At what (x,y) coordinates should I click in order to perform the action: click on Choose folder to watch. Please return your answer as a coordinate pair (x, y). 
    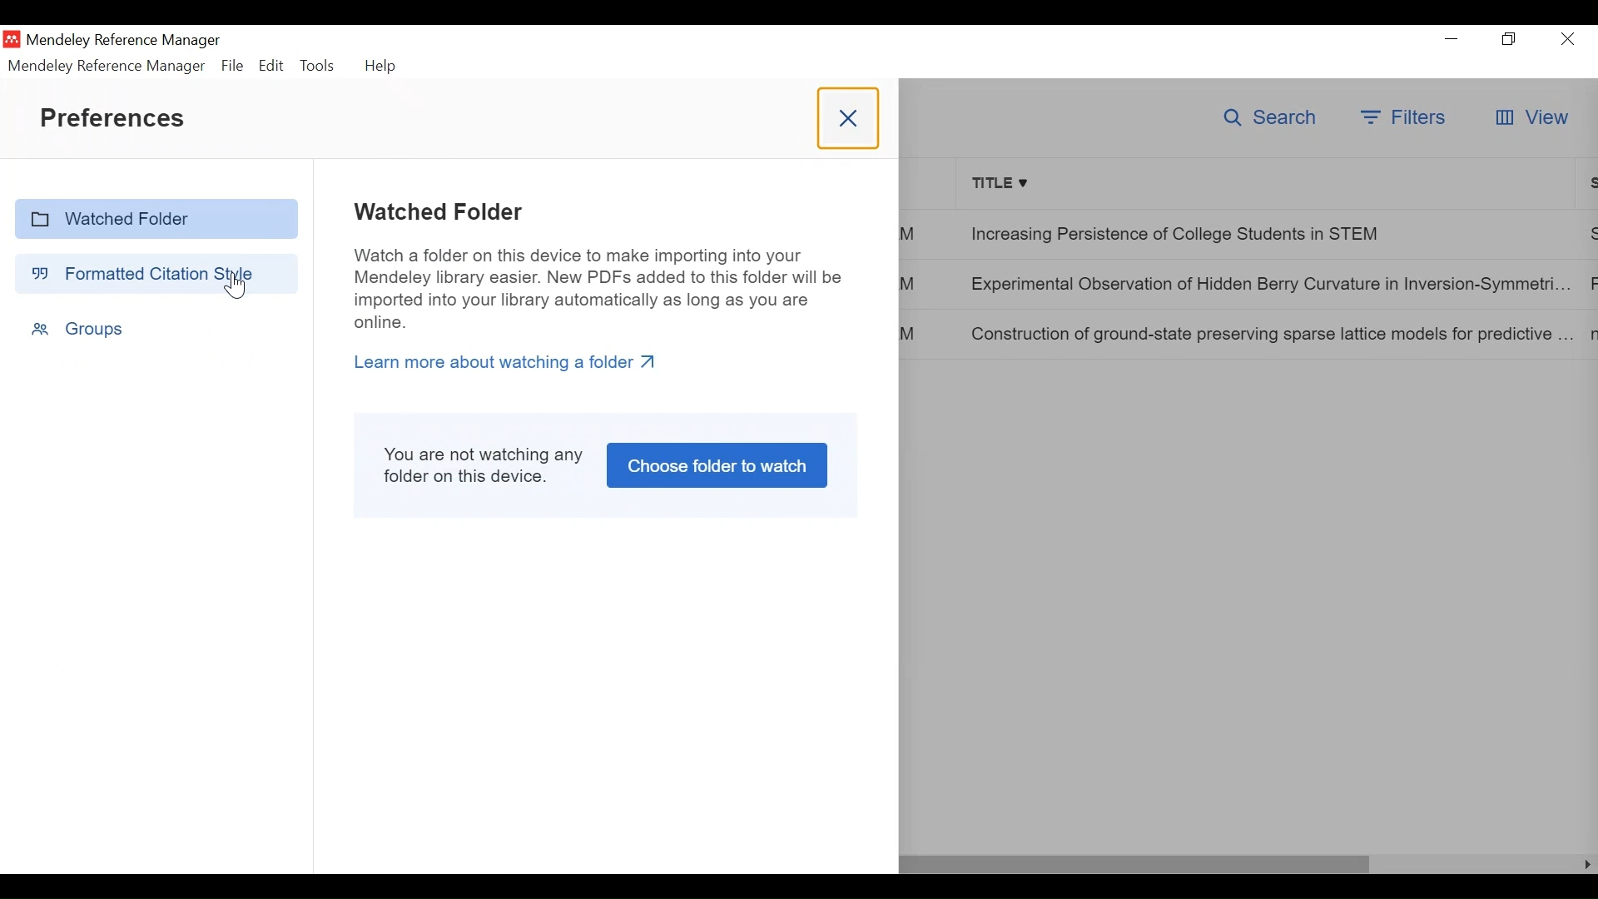
    Looking at the image, I should click on (716, 466).